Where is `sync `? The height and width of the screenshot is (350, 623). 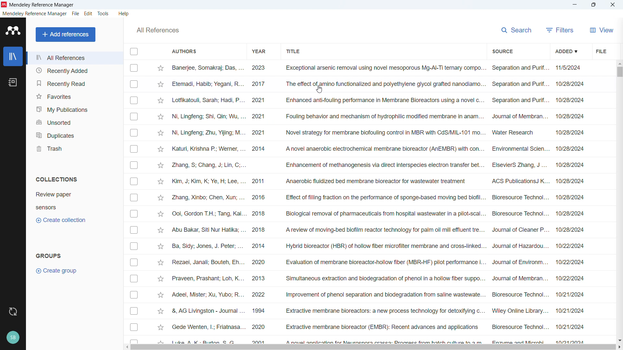
sync  is located at coordinates (13, 311).